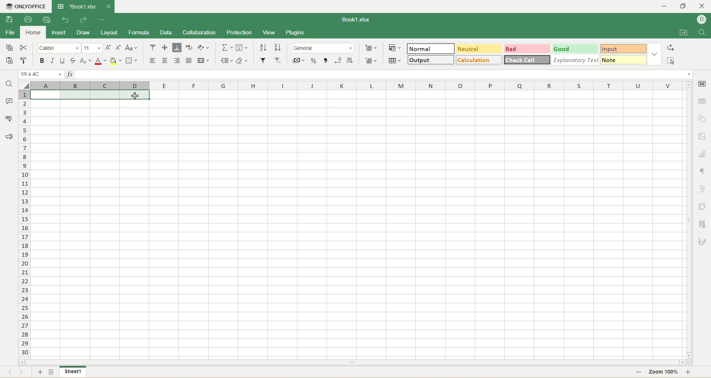  I want to click on next, so click(25, 373).